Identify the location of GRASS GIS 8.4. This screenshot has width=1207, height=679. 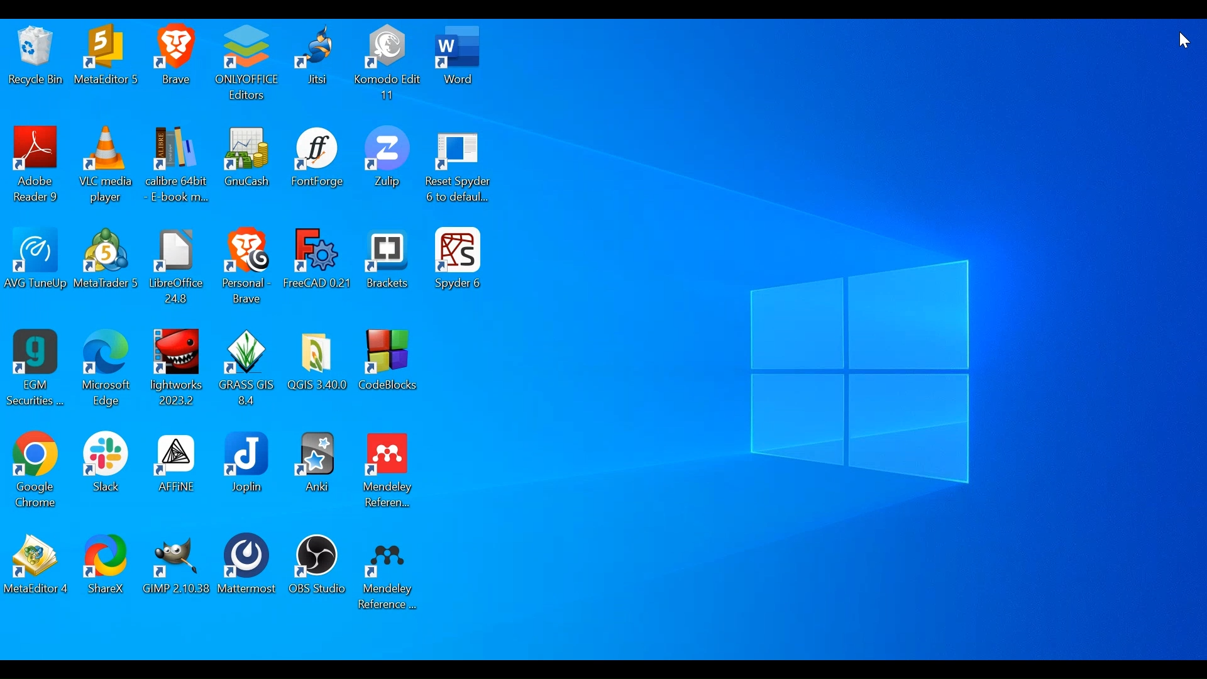
(248, 370).